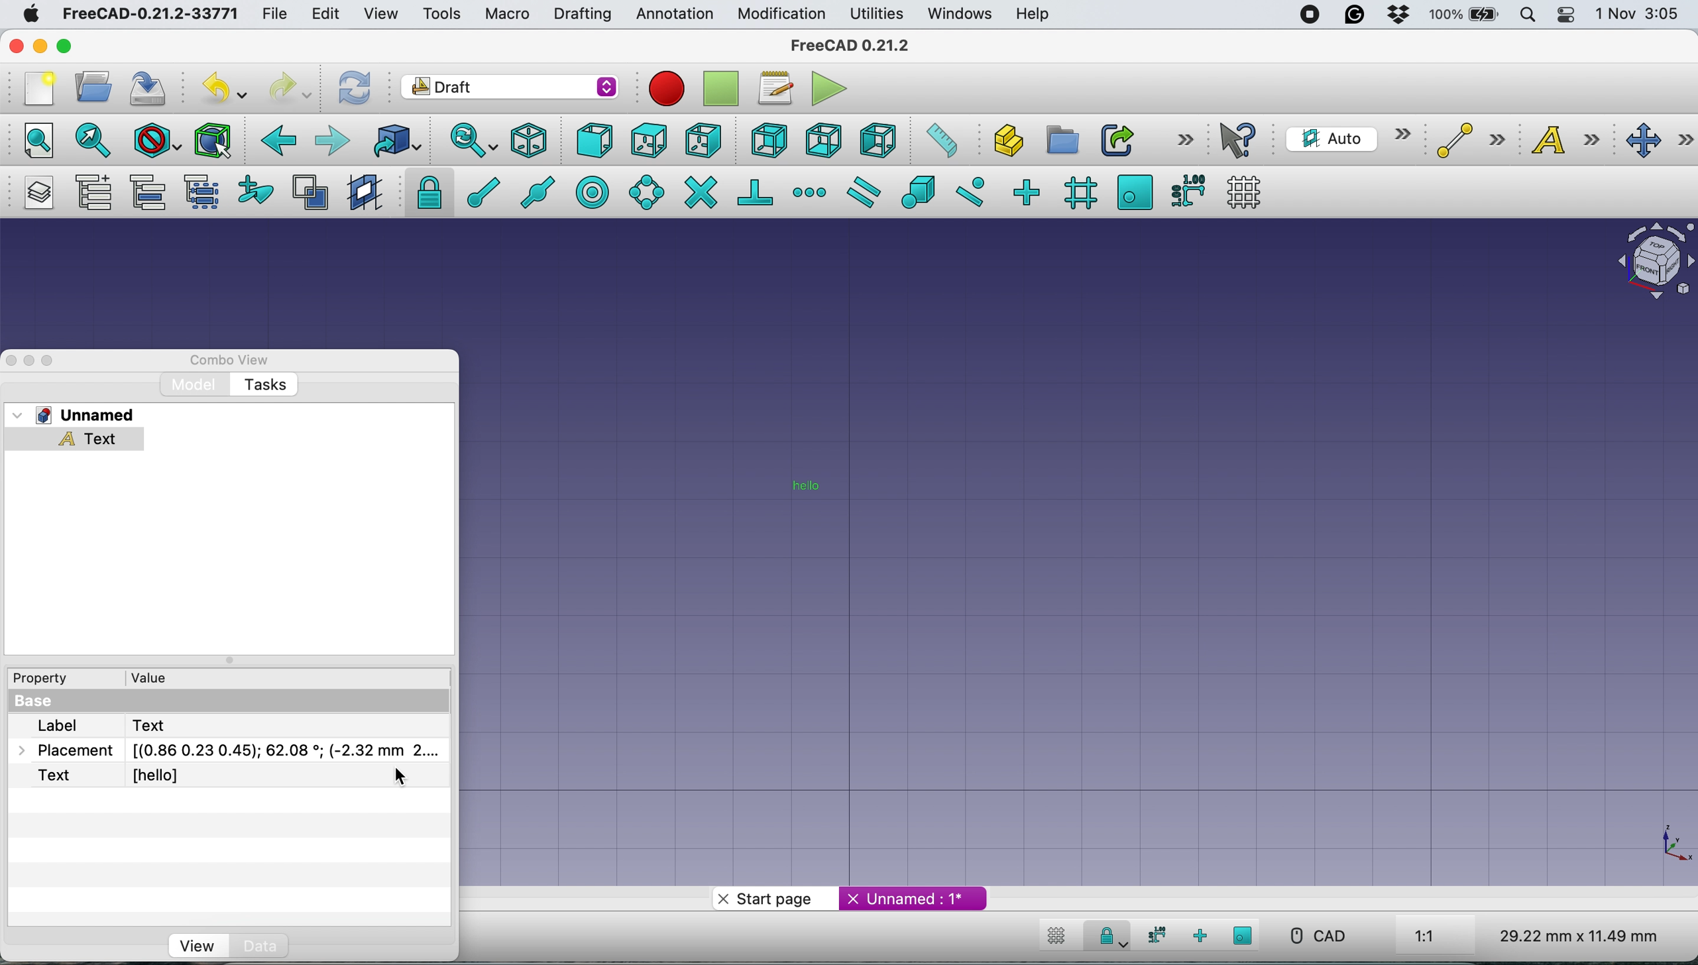 The width and height of the screenshot is (1698, 965). Describe the element at coordinates (876, 15) in the screenshot. I see `utilities` at that location.